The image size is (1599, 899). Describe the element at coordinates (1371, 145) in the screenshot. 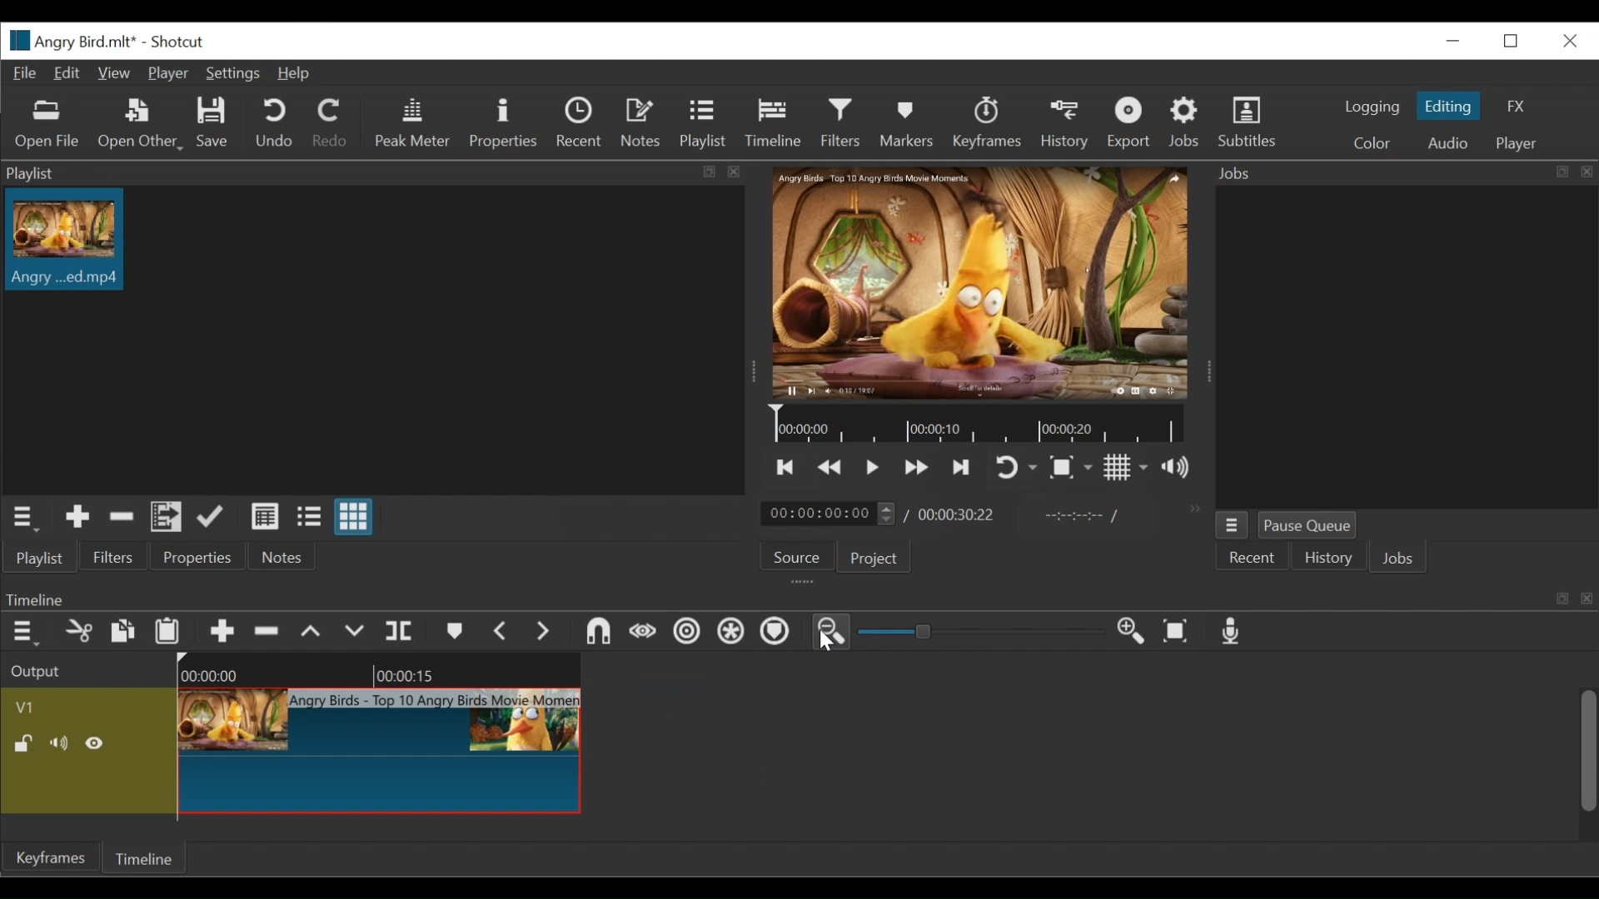

I see `Color` at that location.